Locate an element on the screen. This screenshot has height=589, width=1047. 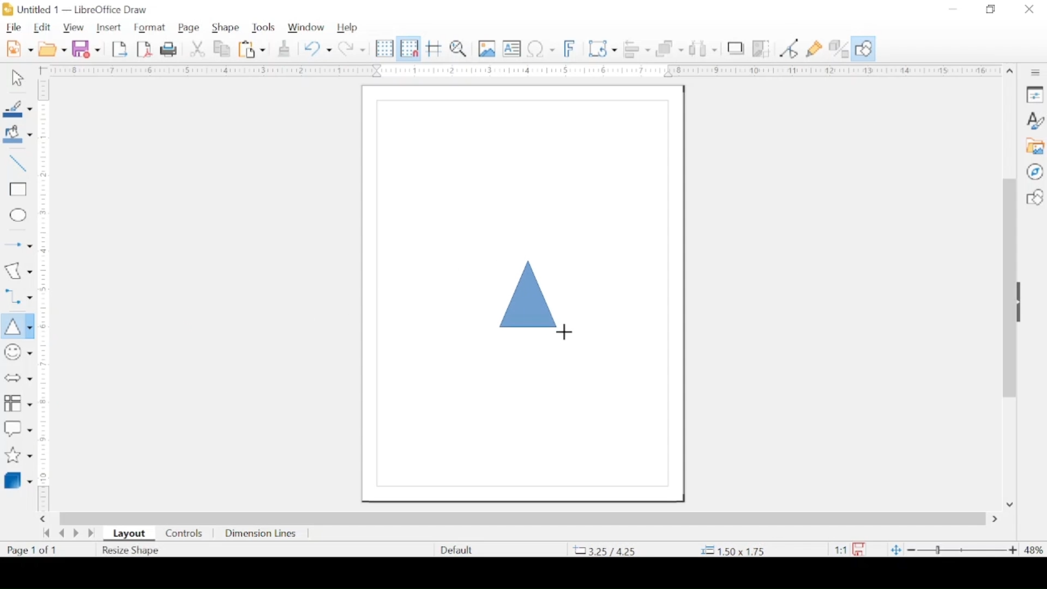
shadow is located at coordinates (737, 48).